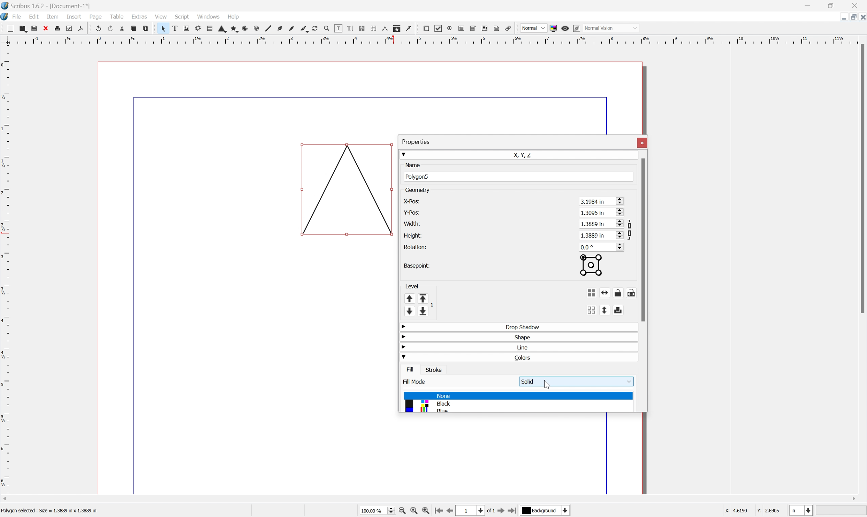  What do you see at coordinates (176, 28) in the screenshot?
I see `Text frame` at bounding box center [176, 28].